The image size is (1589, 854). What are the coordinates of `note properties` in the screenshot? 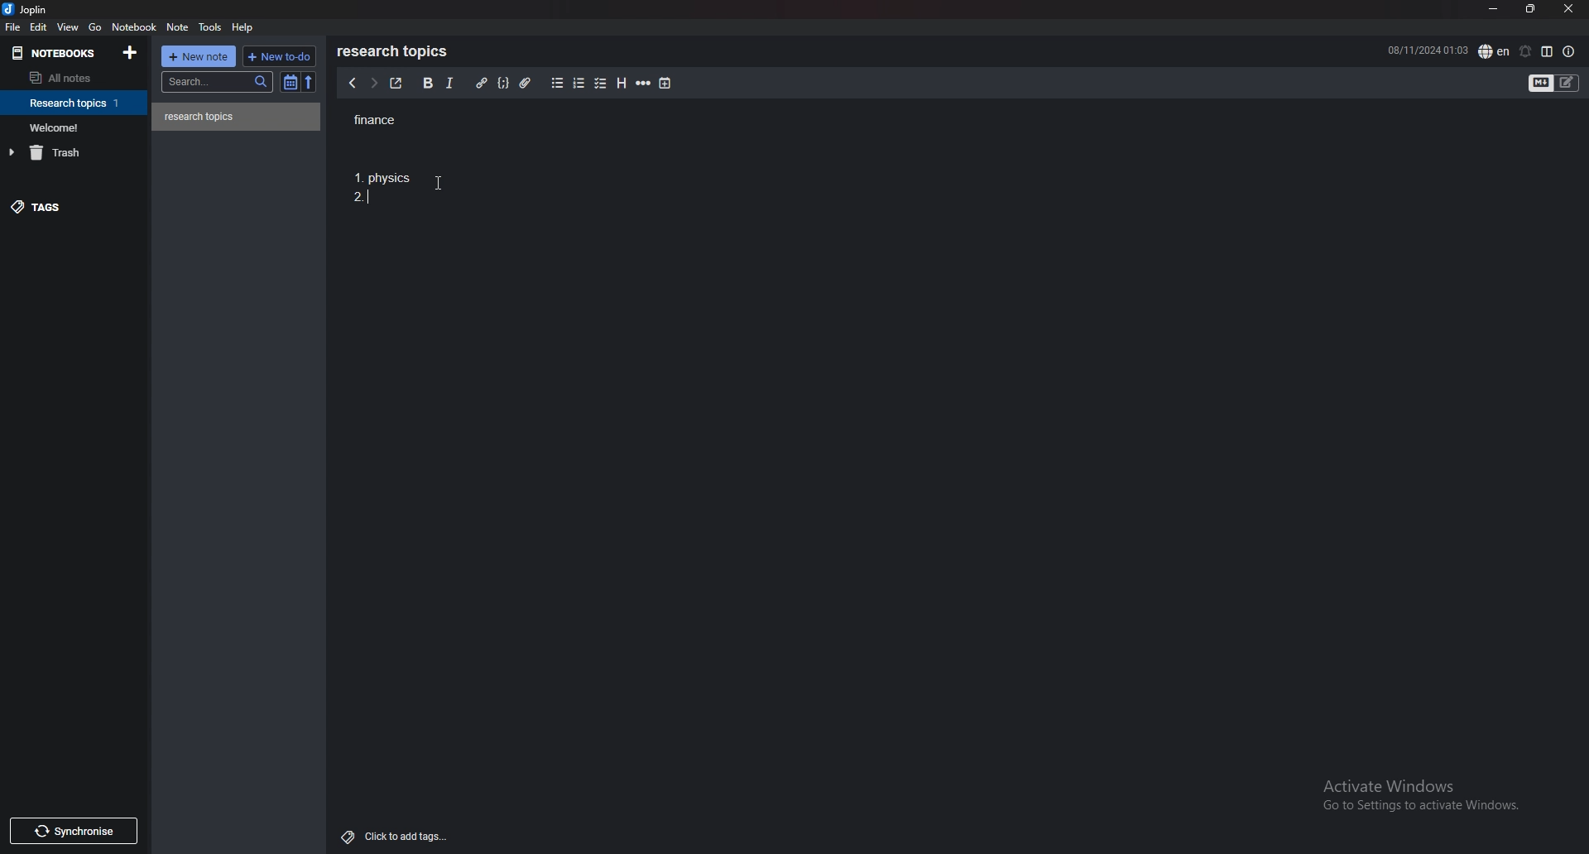 It's located at (1569, 51).